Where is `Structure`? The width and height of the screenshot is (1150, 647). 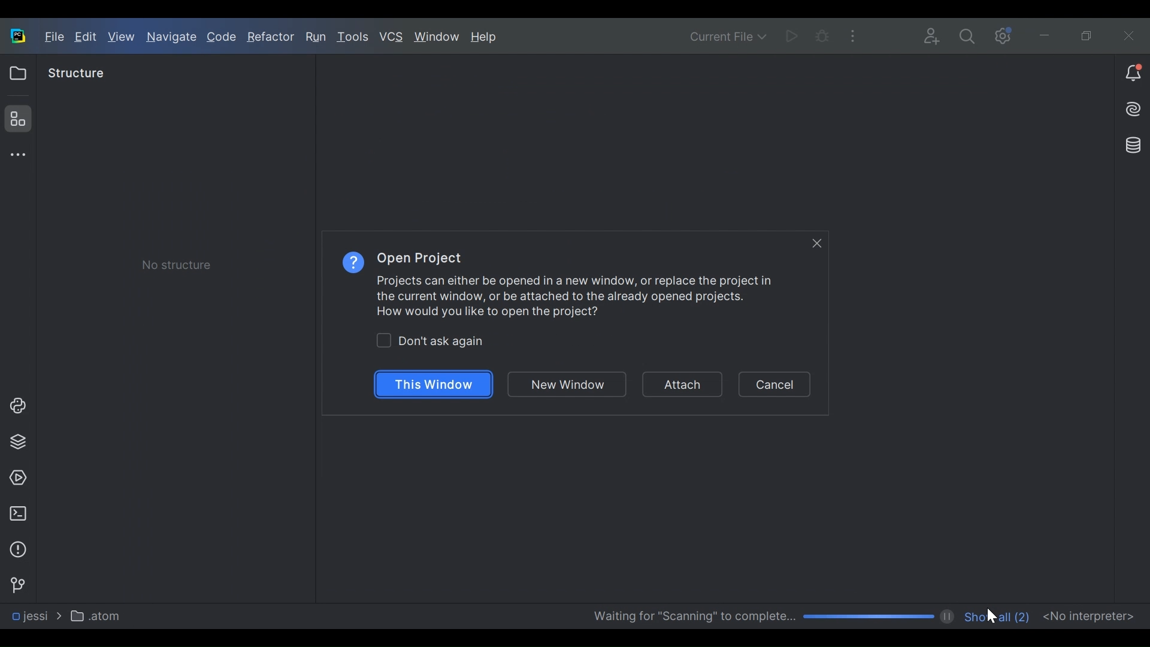 Structure is located at coordinates (16, 119).